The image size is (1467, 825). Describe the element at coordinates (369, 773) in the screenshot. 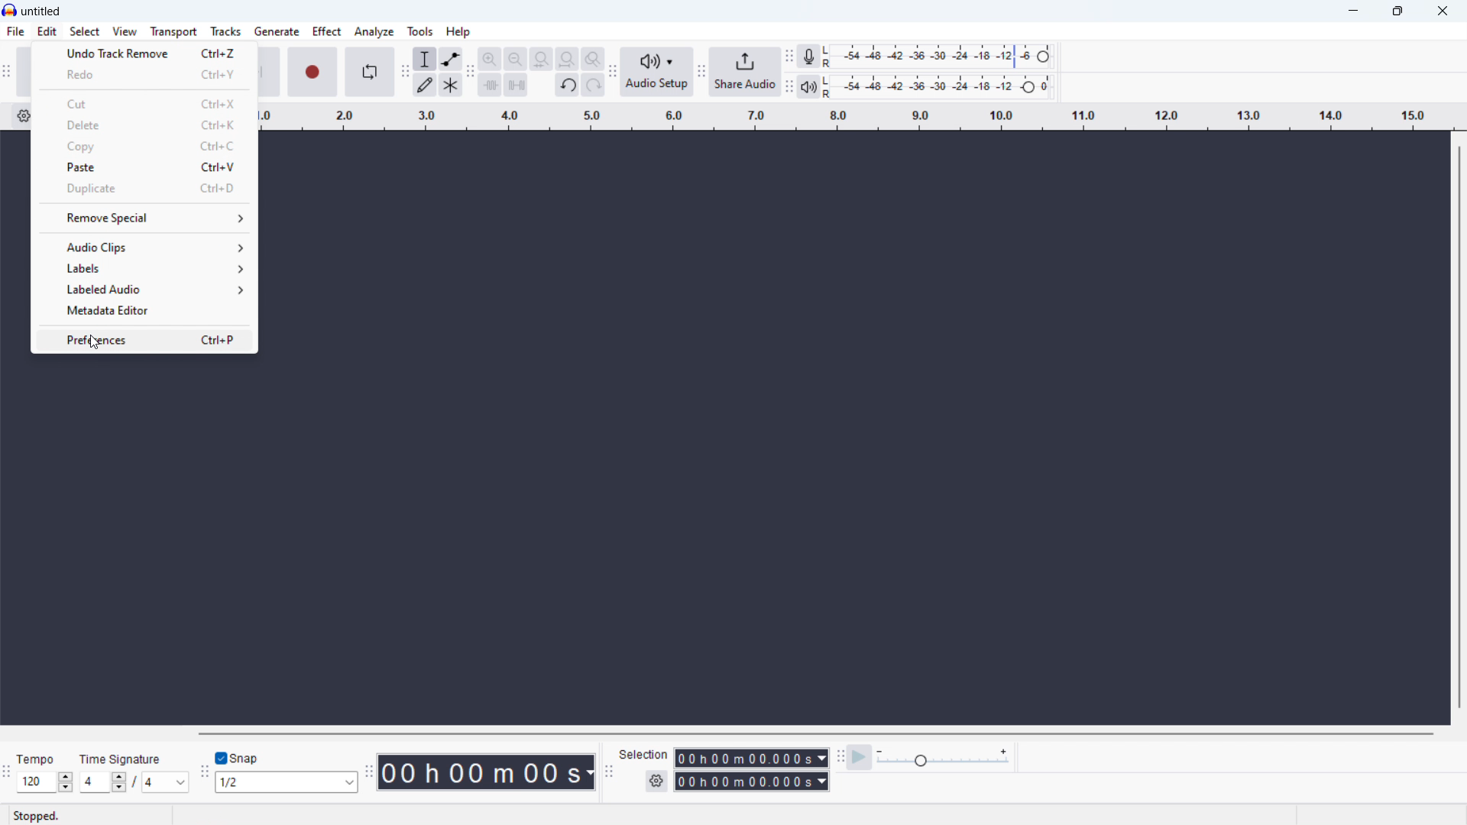

I see `time toolbar` at that location.